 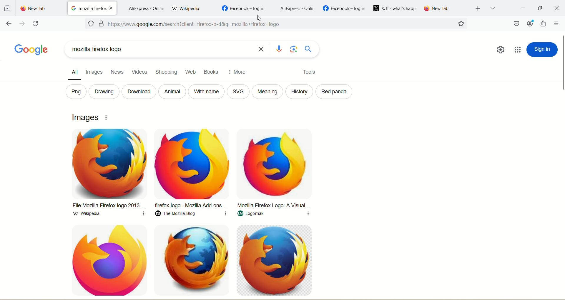 I want to click on open application menu, so click(x=556, y=23).